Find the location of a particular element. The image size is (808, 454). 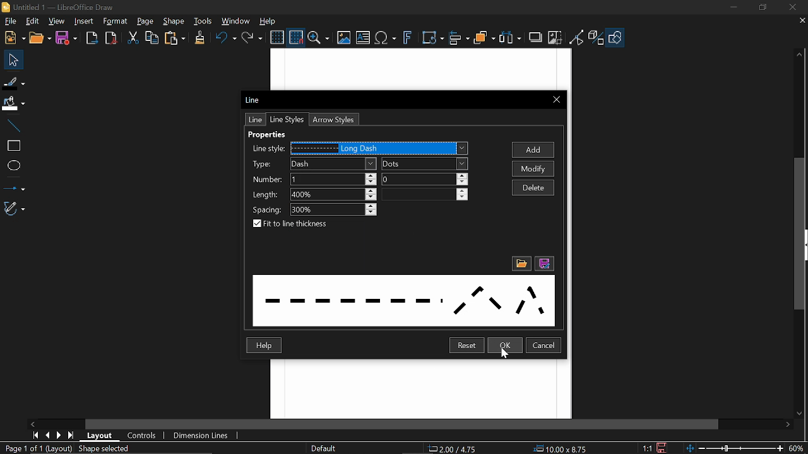

CLone is located at coordinates (201, 37).